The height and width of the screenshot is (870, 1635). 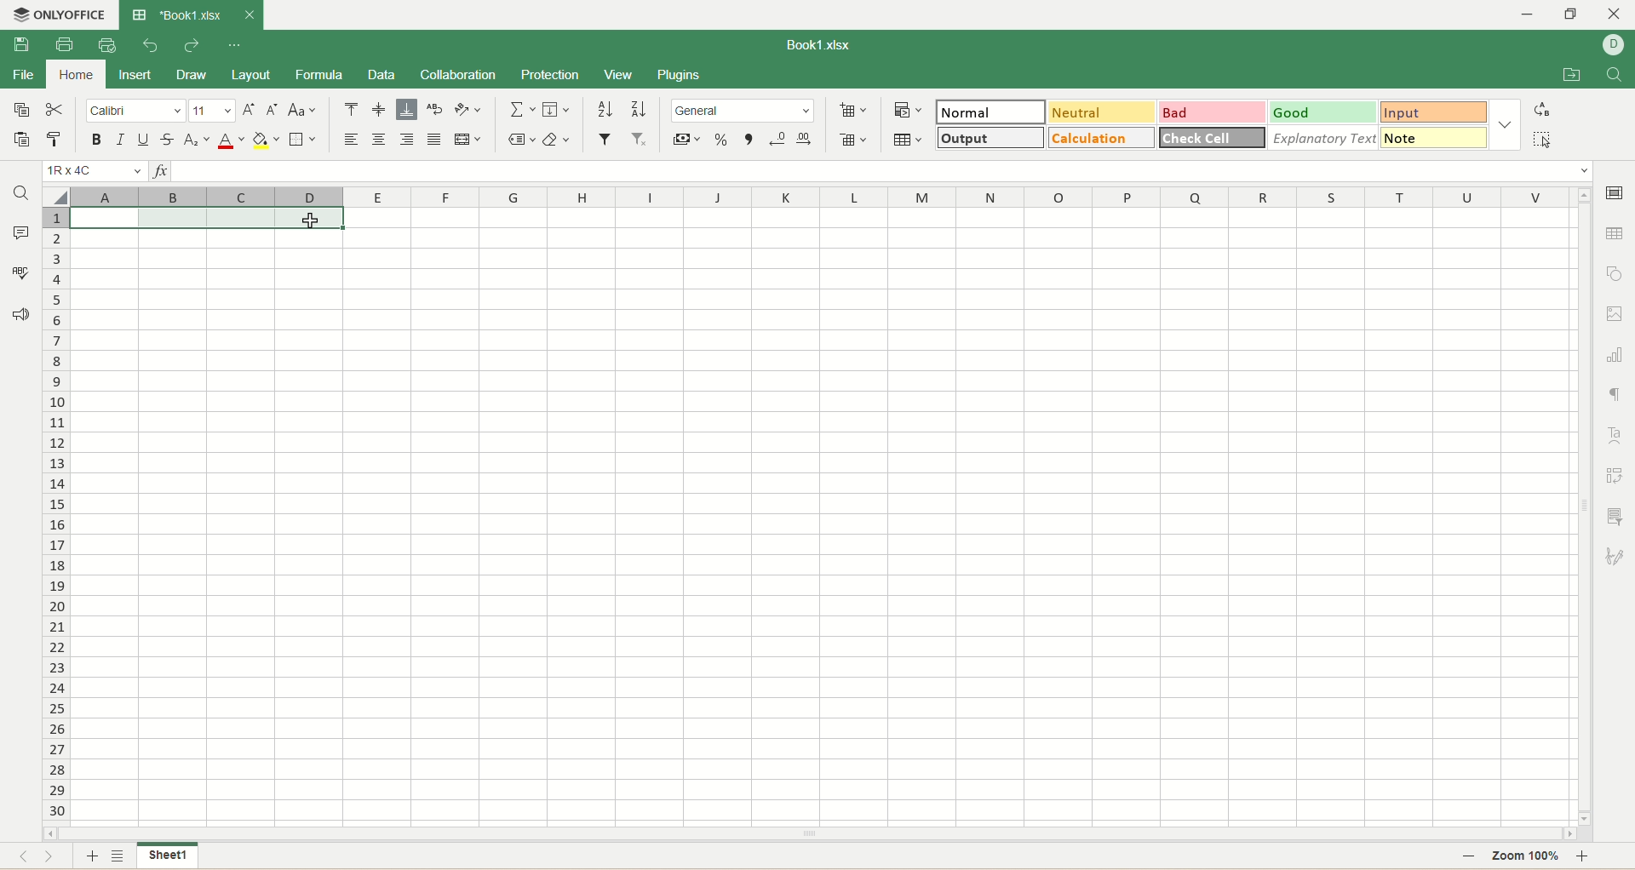 What do you see at coordinates (1526, 14) in the screenshot?
I see `minimize` at bounding box center [1526, 14].